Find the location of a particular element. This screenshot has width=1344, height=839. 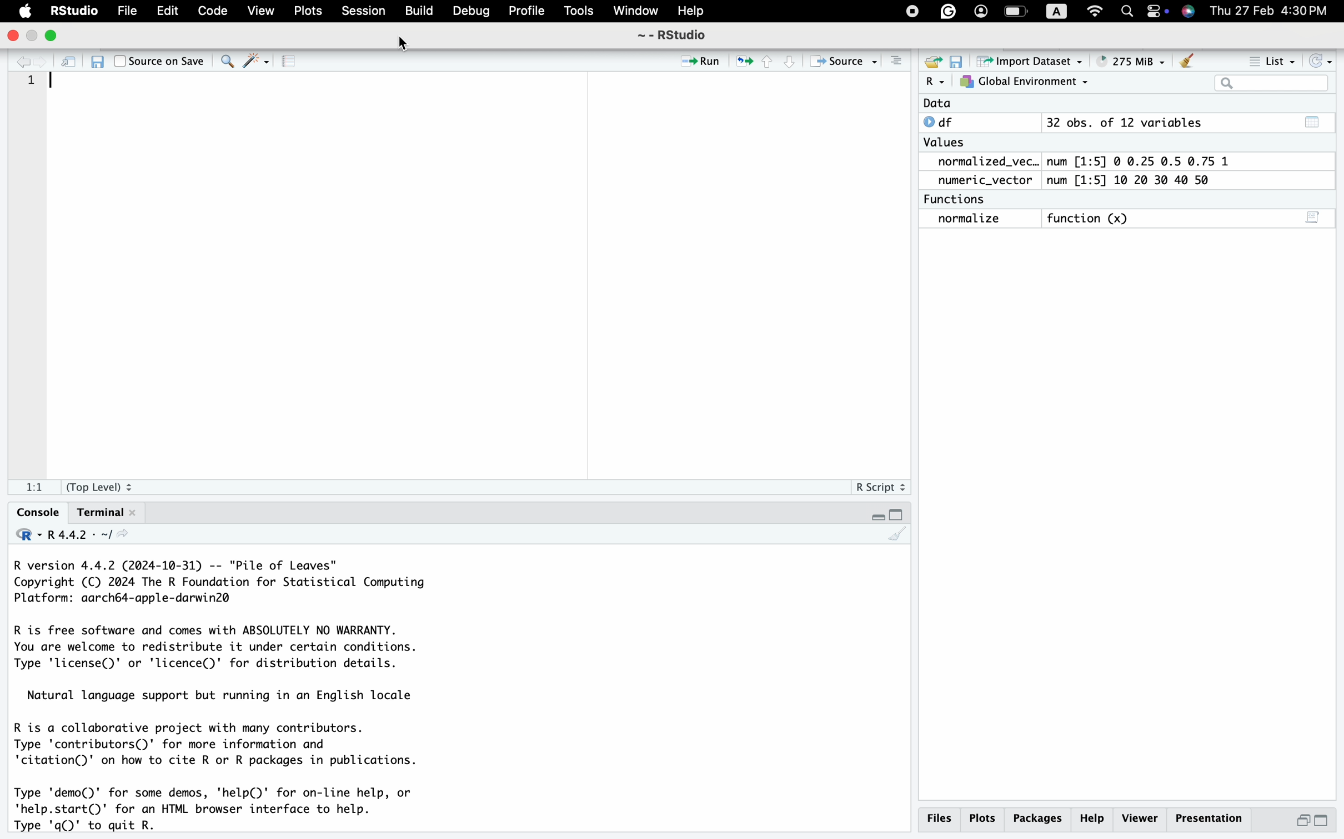

1 is located at coordinates (31, 92).